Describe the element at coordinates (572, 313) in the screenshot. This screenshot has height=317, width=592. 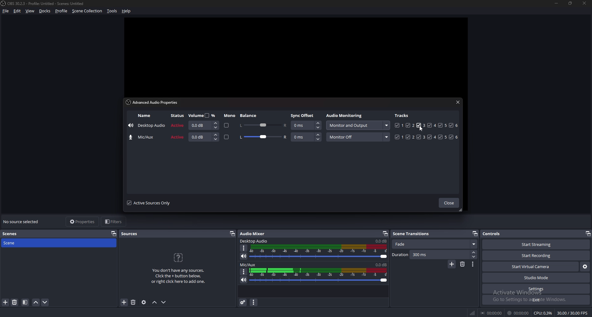
I see `30.00 / 30.00 FPS` at that location.